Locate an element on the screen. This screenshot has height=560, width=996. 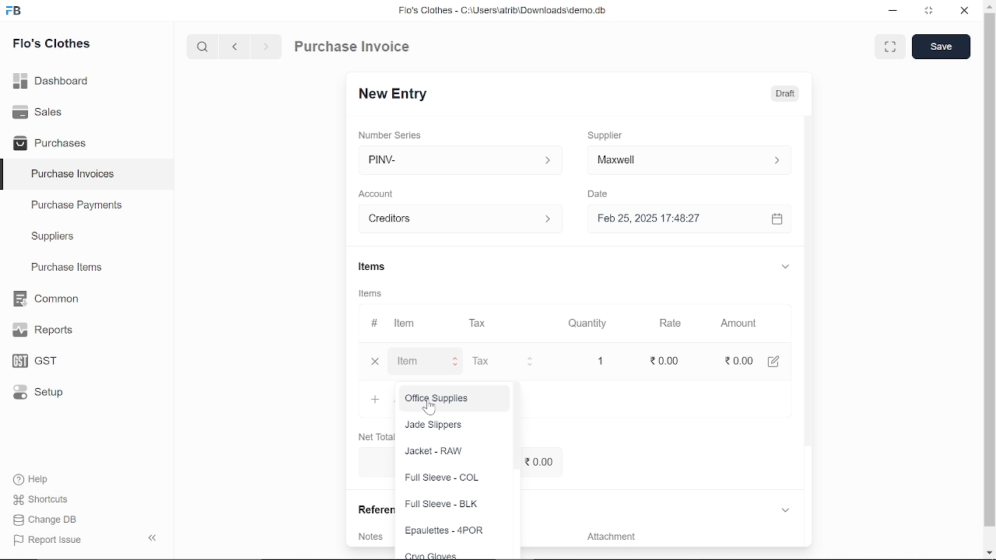
Jacket - RAW is located at coordinates (450, 451).